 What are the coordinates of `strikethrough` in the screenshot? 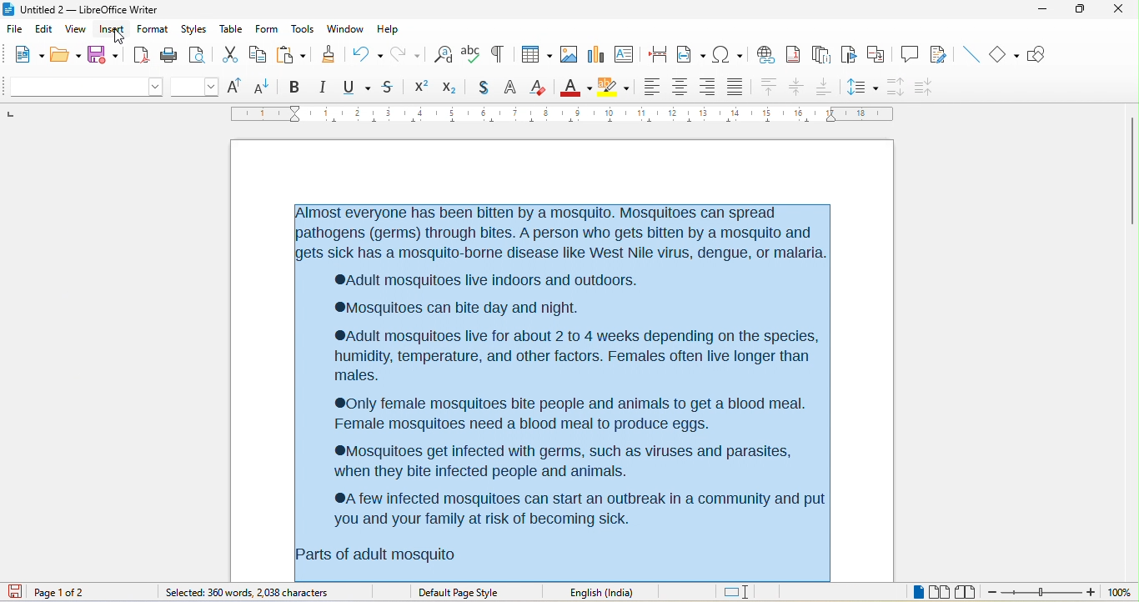 It's located at (393, 87).